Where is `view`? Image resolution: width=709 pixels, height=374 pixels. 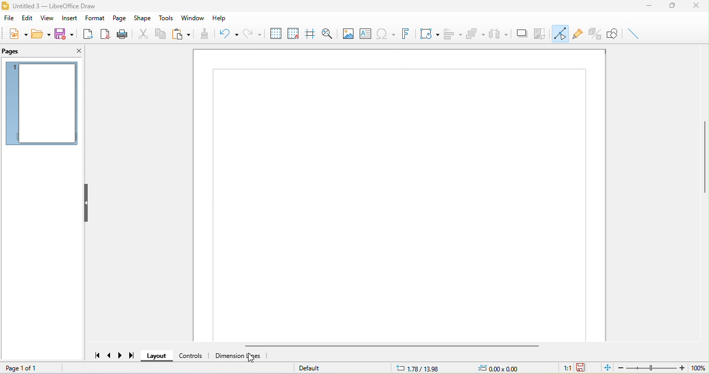
view is located at coordinates (46, 18).